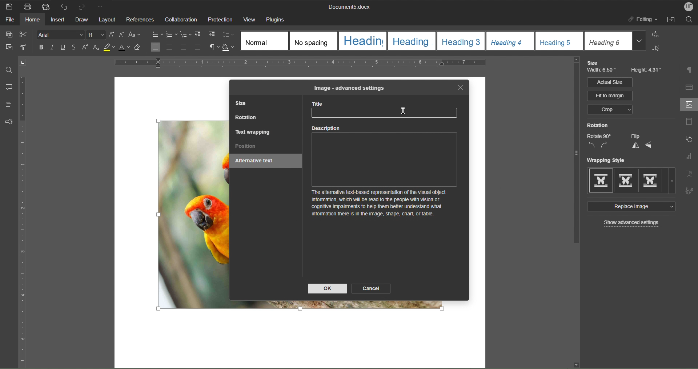 The image size is (698, 369). Describe the element at coordinates (689, 141) in the screenshot. I see `Shape Settings` at that location.